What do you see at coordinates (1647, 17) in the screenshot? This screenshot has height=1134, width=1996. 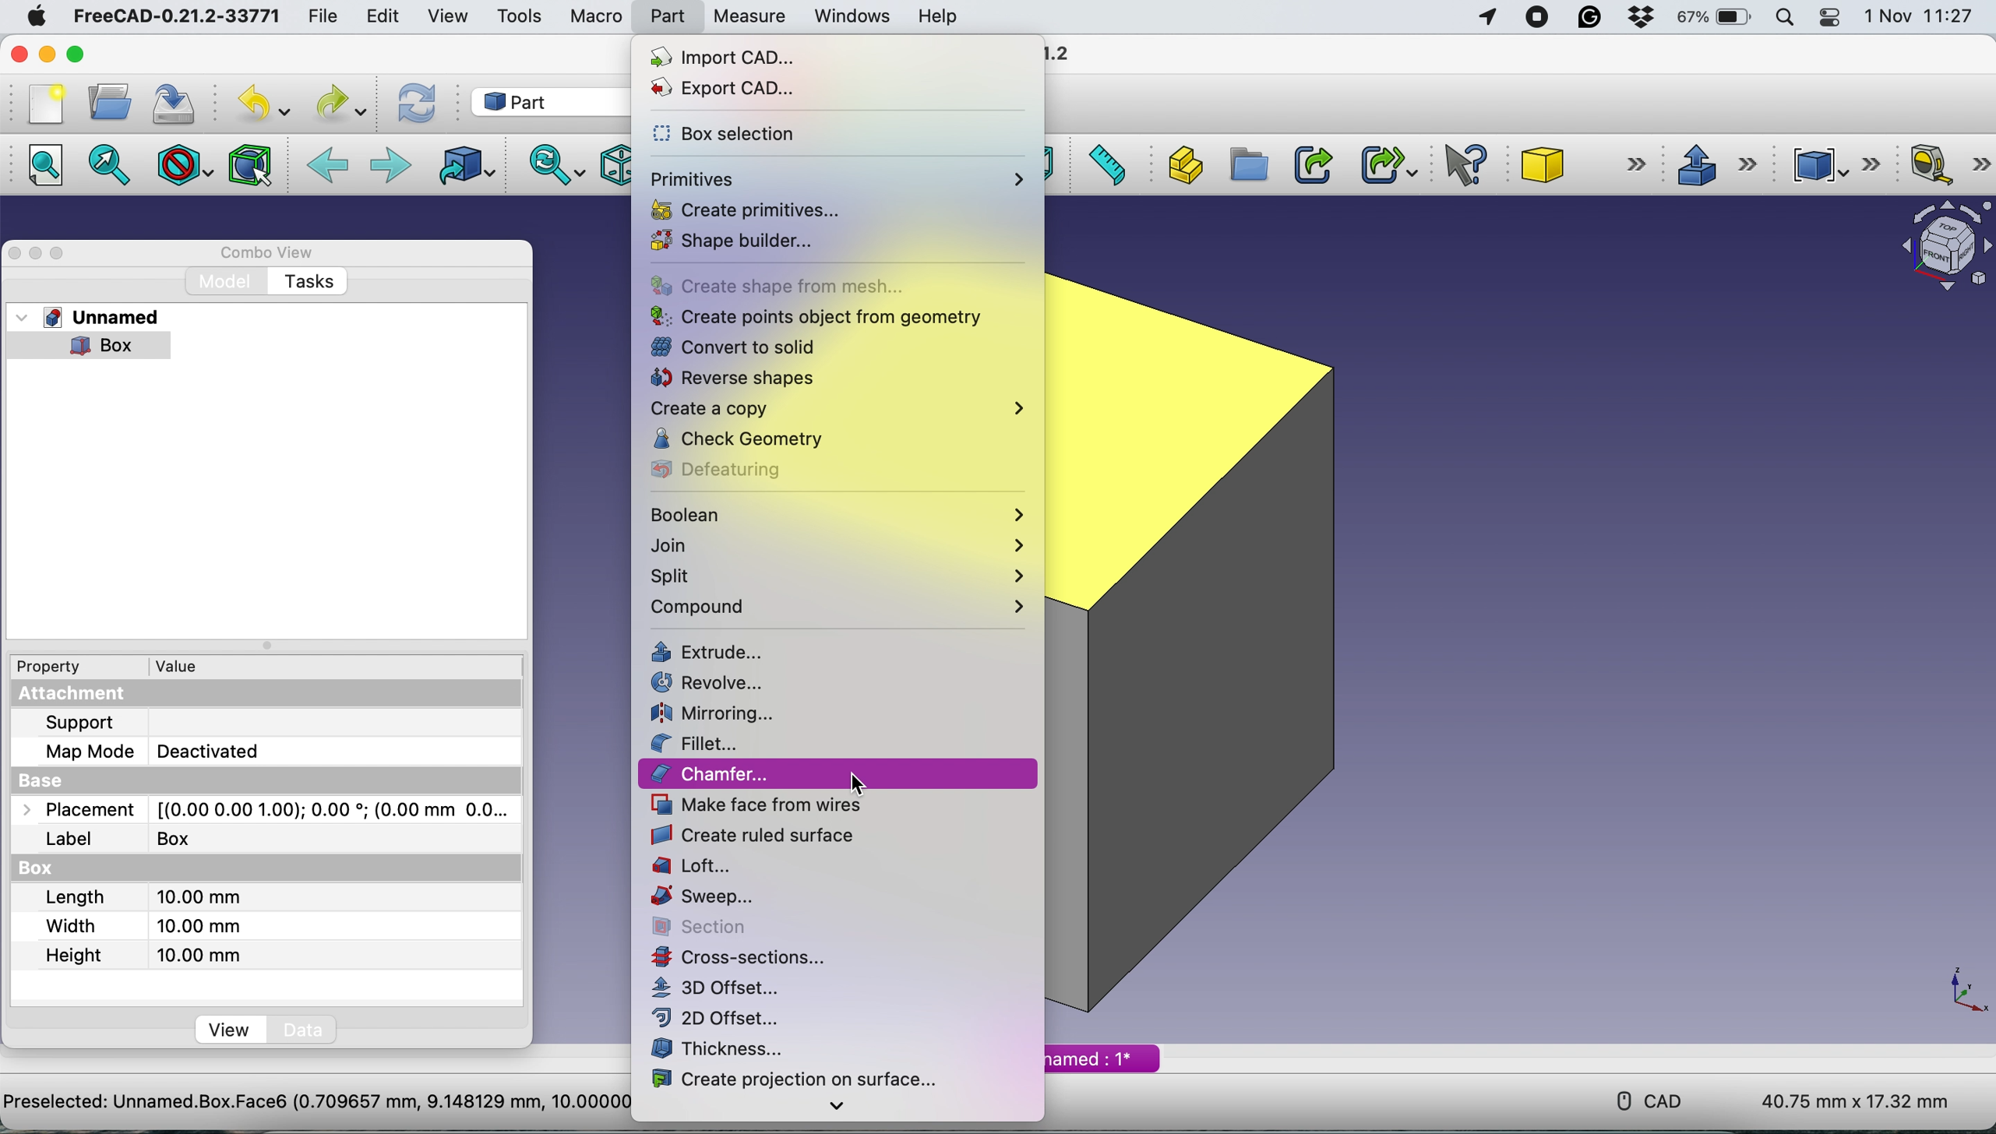 I see `dropbox` at bounding box center [1647, 17].